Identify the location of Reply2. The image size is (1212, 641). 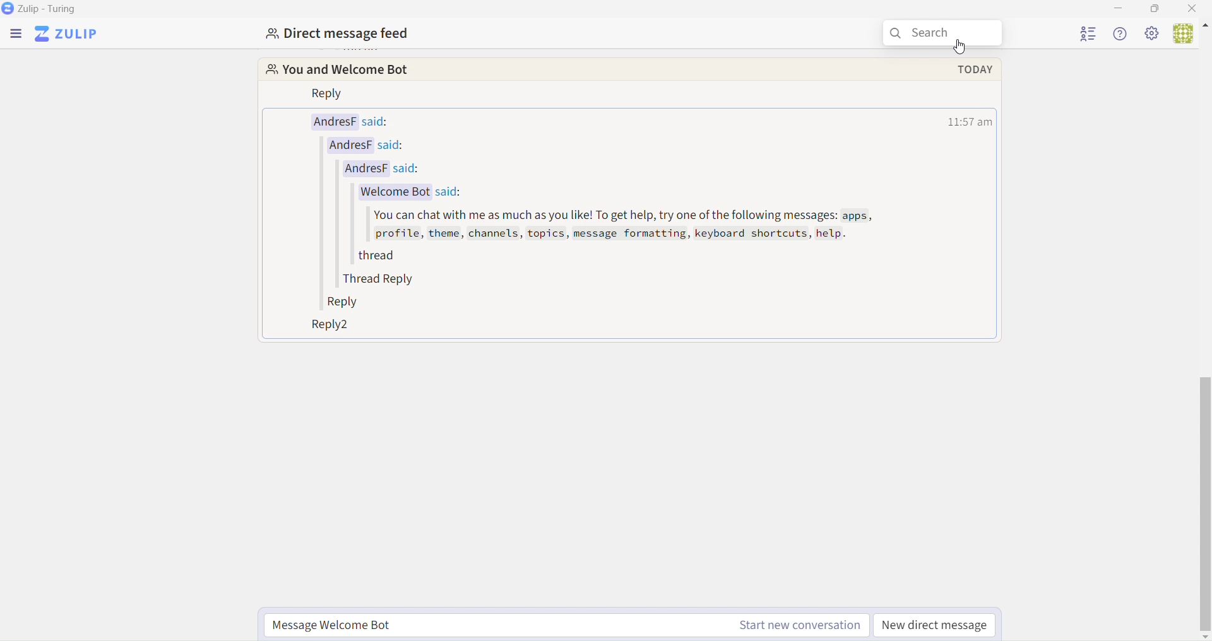
(326, 327).